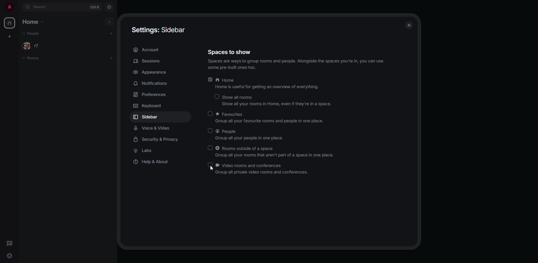 Image resolution: width=538 pixels, height=263 pixels. Describe the element at coordinates (10, 36) in the screenshot. I see `create space` at that location.